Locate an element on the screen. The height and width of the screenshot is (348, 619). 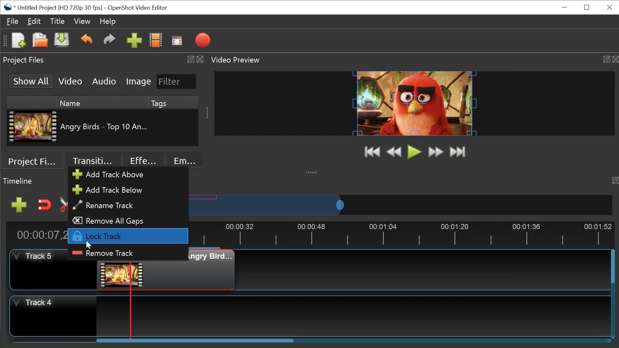
Import Files is located at coordinates (134, 41).